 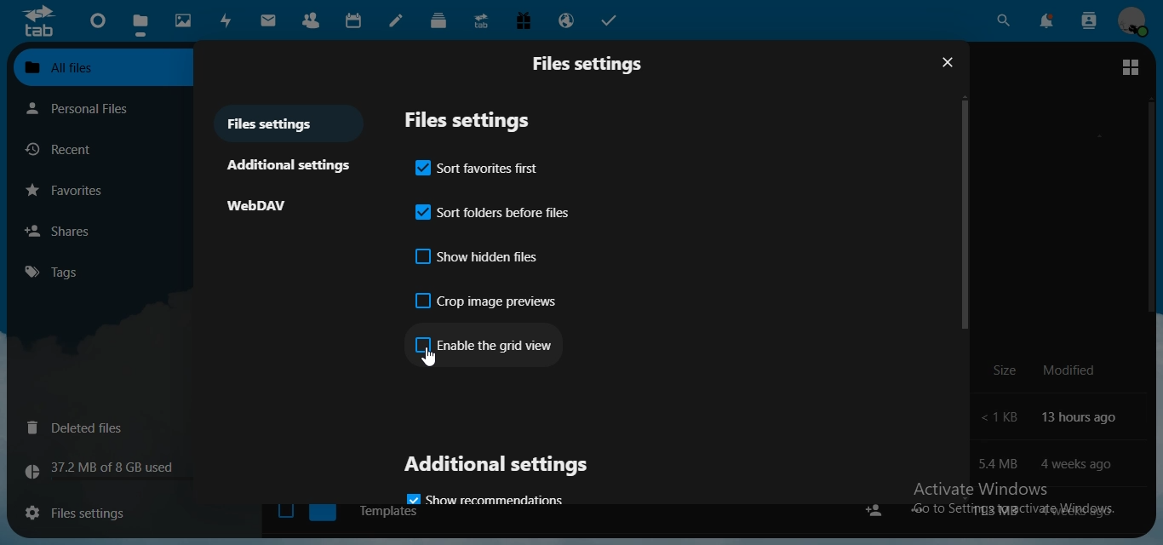 I want to click on free trial, so click(x=524, y=20).